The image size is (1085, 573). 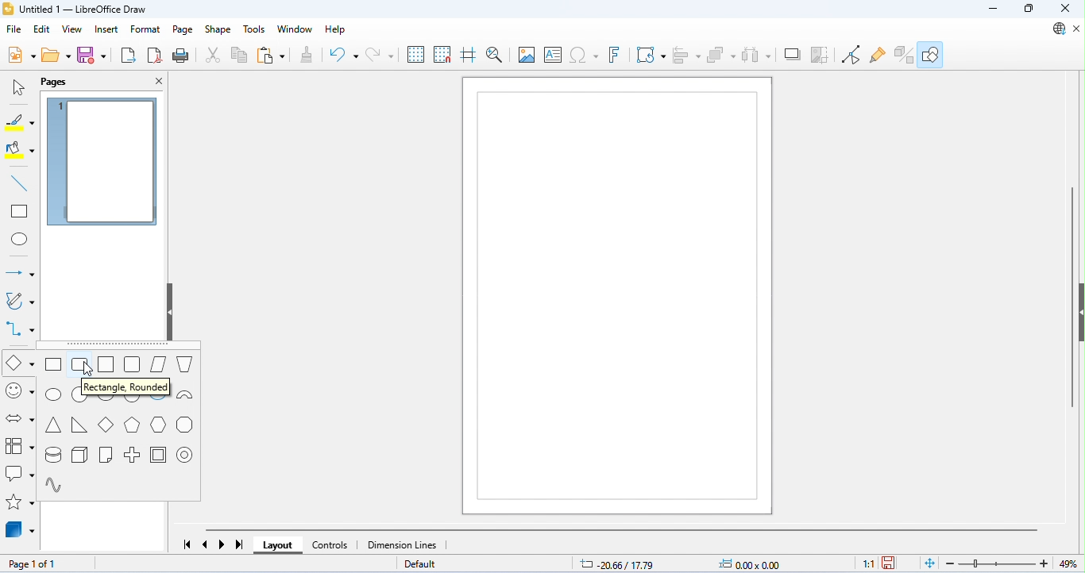 What do you see at coordinates (53, 393) in the screenshot?
I see `ellipse` at bounding box center [53, 393].